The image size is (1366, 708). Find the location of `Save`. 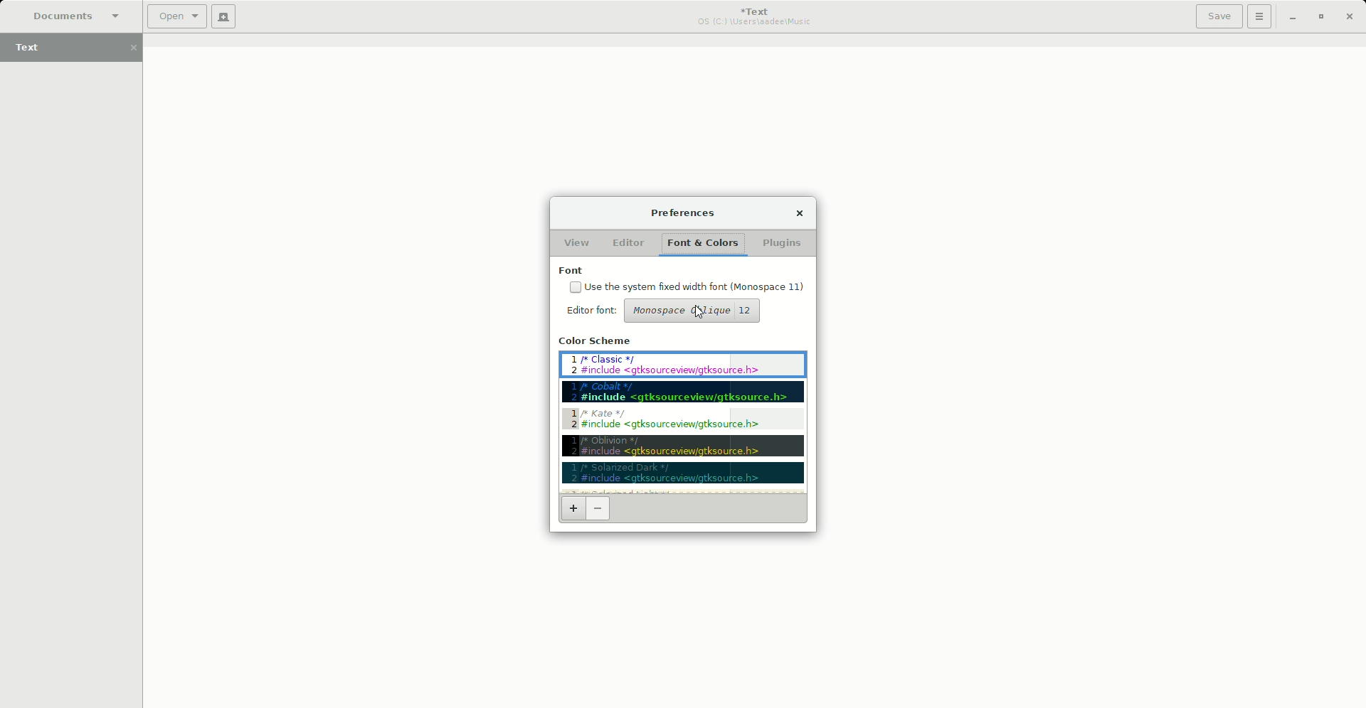

Save is located at coordinates (1219, 16).